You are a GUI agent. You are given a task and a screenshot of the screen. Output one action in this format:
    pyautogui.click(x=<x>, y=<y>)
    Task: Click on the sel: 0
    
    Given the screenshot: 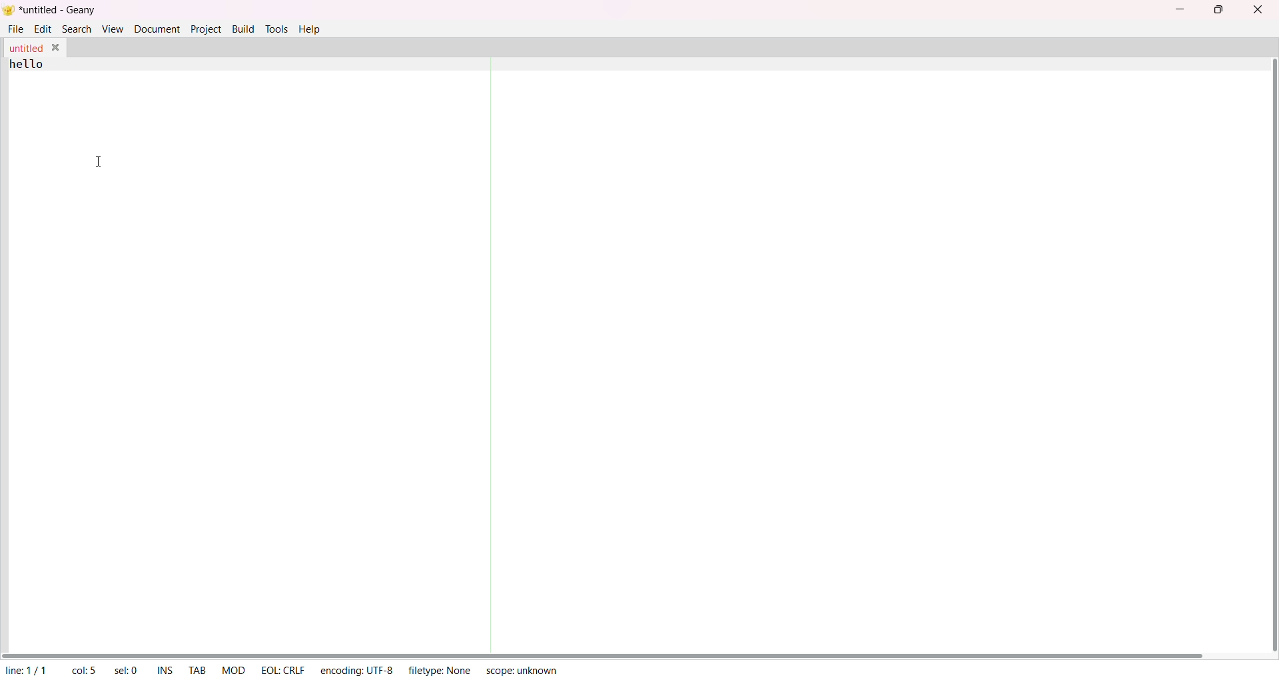 What is the action you would take?
    pyautogui.click(x=126, y=670)
    